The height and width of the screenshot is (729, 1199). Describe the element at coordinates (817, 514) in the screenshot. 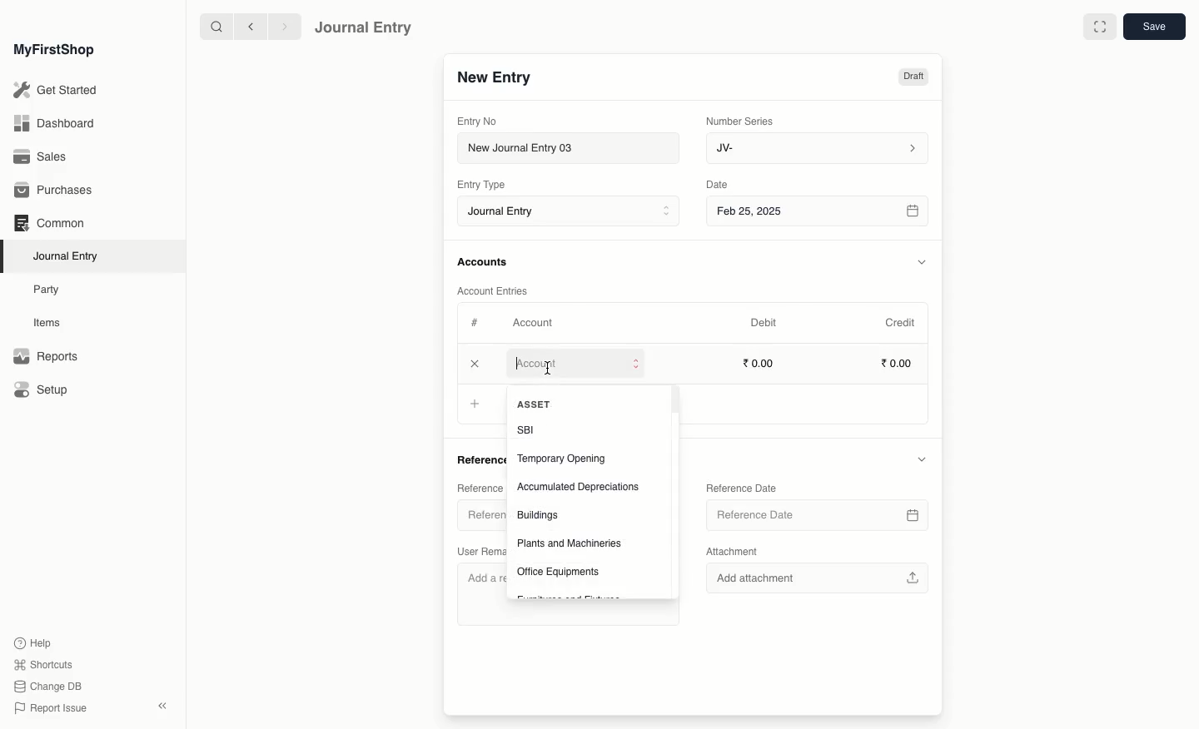

I see `Reference Date` at that location.